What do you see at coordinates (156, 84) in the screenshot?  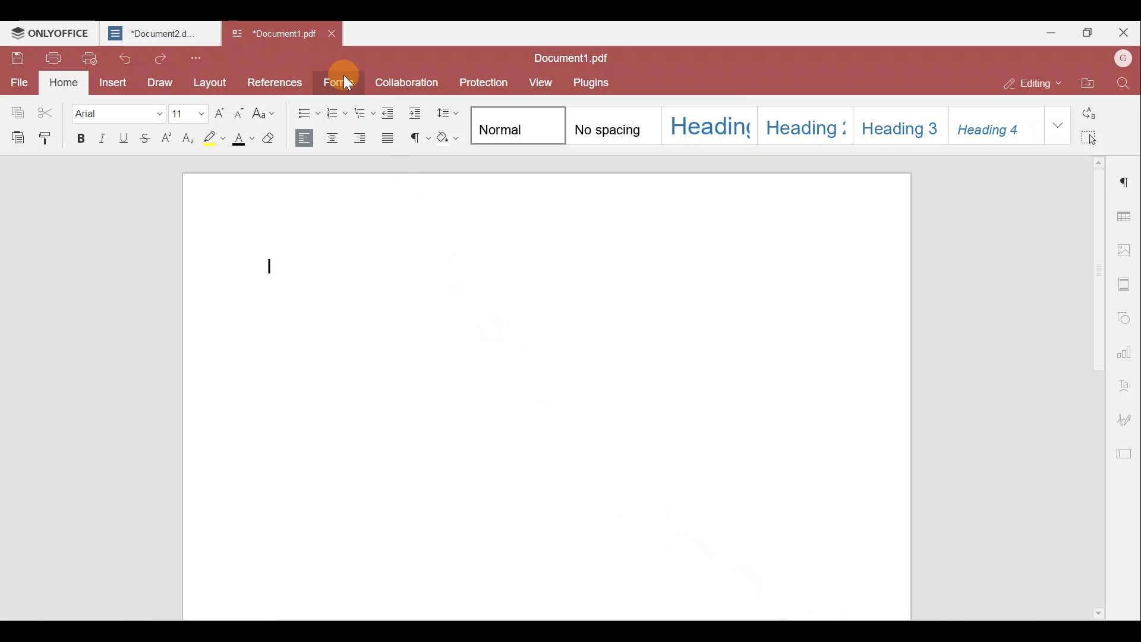 I see `Draw` at bounding box center [156, 84].